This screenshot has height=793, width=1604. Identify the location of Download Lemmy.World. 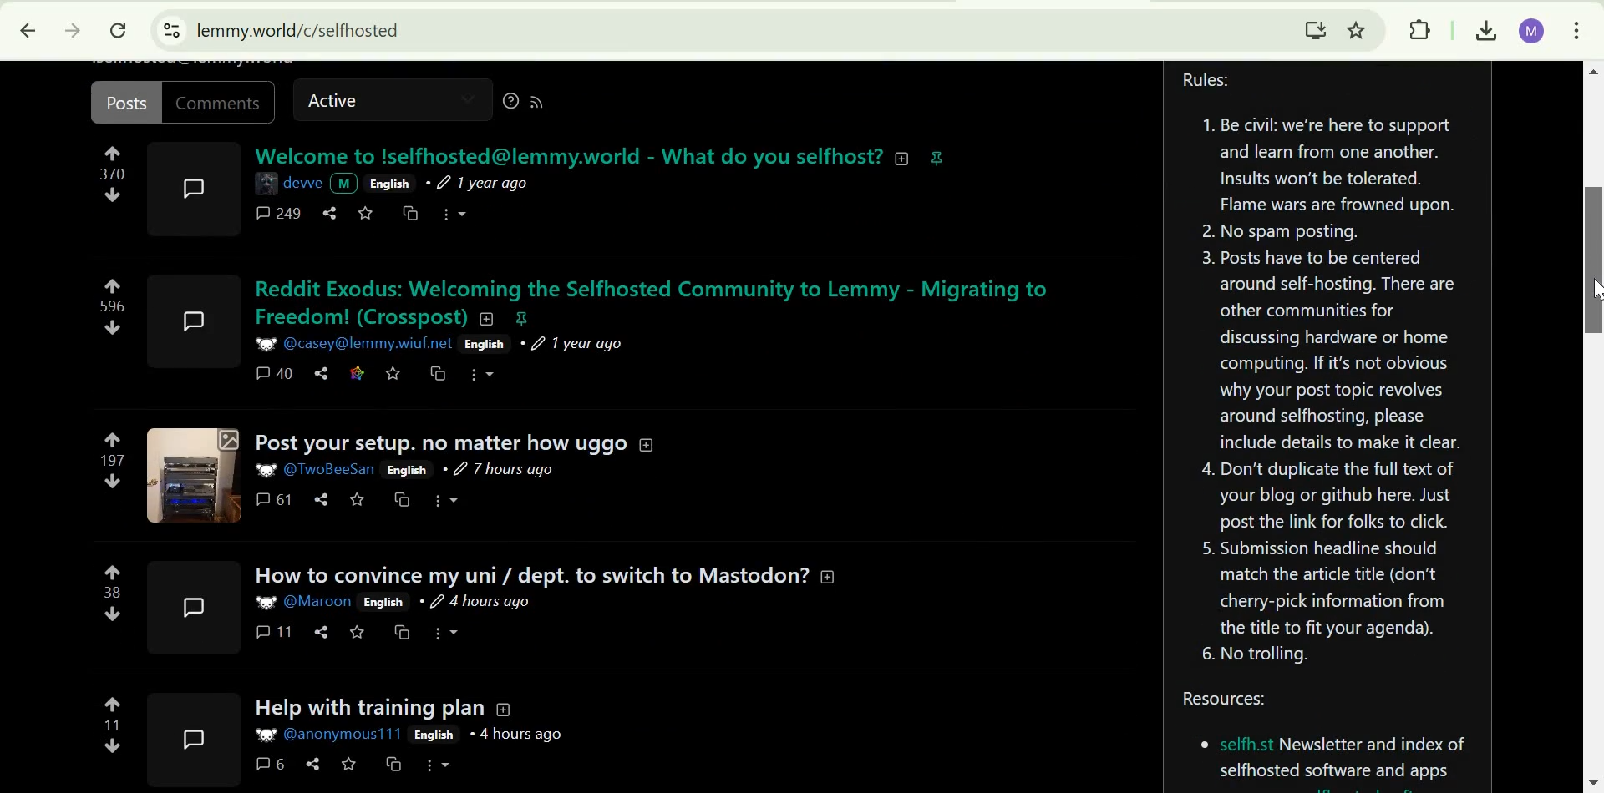
(1316, 28).